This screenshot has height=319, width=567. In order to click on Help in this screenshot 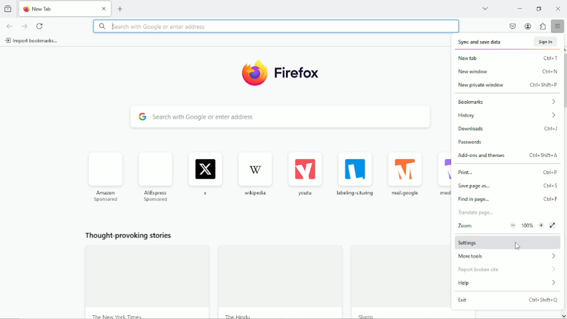, I will do `click(507, 284)`.